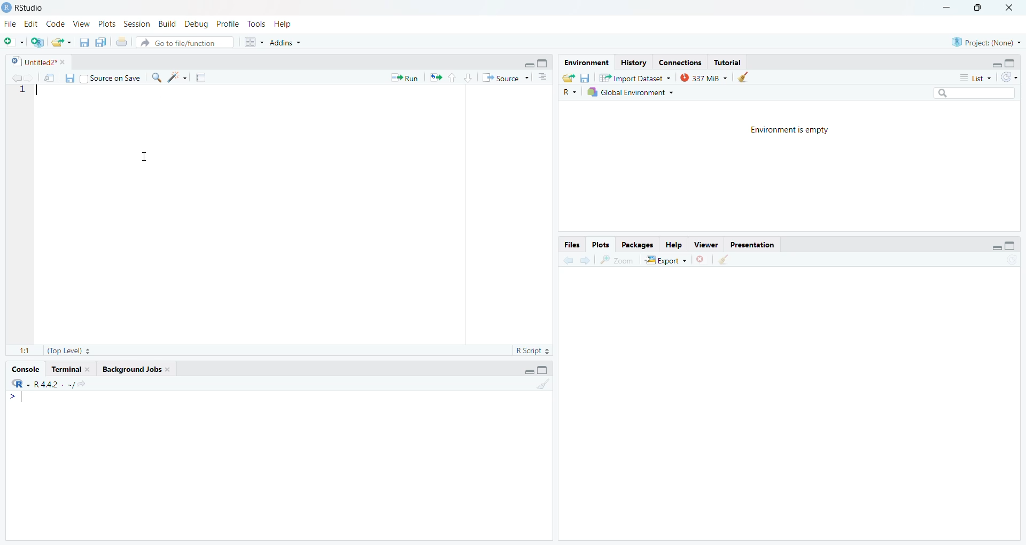 The height and width of the screenshot is (545, 1026). Describe the element at coordinates (672, 245) in the screenshot. I see `Help` at that location.